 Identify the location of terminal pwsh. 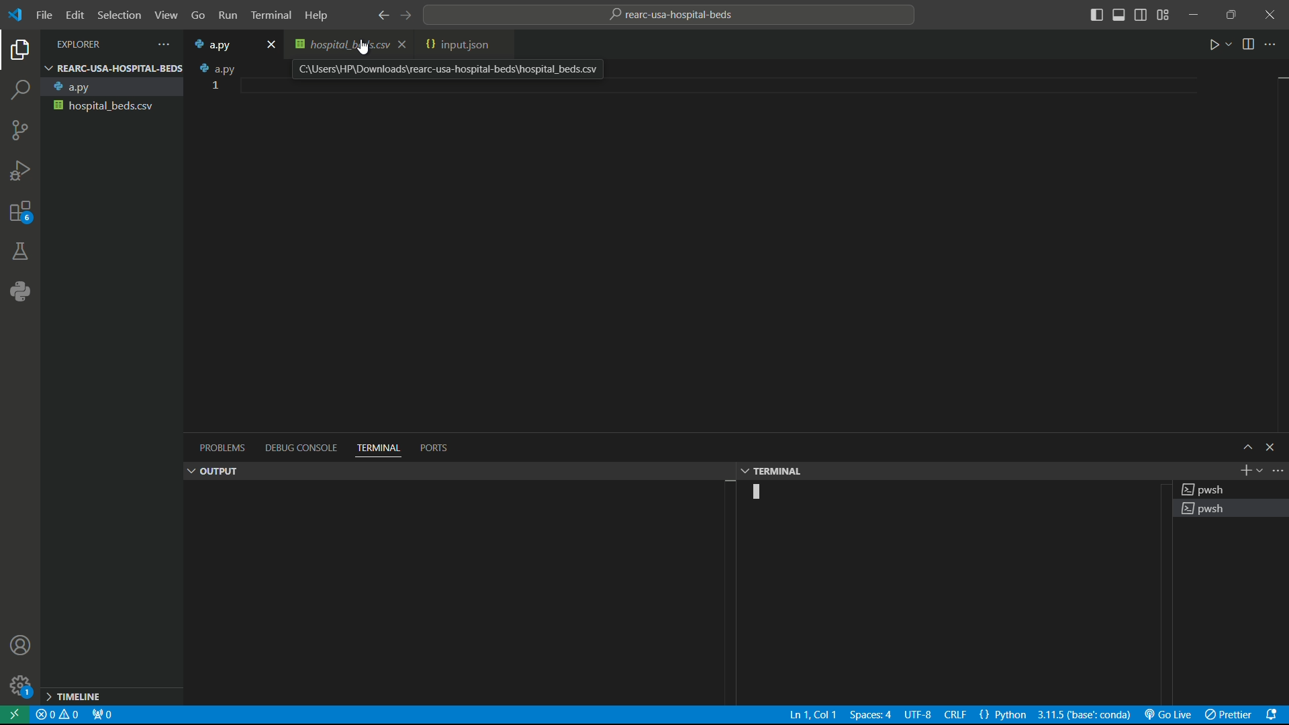
(1231, 489).